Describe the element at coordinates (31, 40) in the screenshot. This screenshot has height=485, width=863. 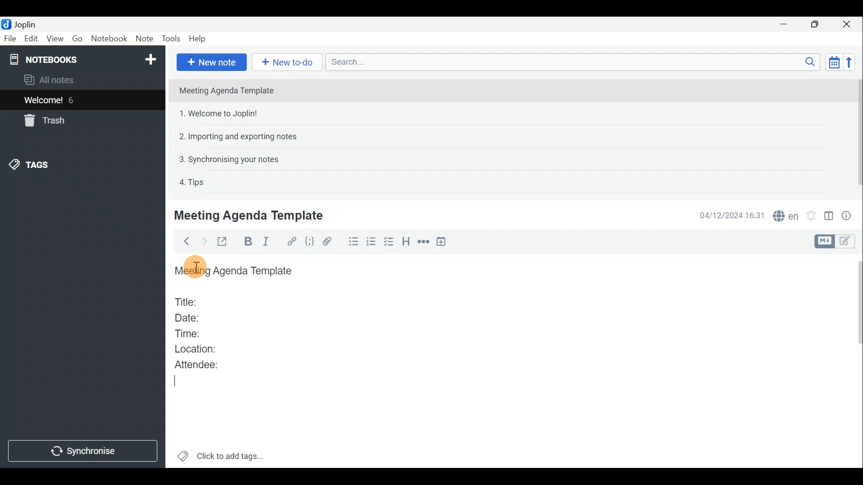
I see `Edit` at that location.